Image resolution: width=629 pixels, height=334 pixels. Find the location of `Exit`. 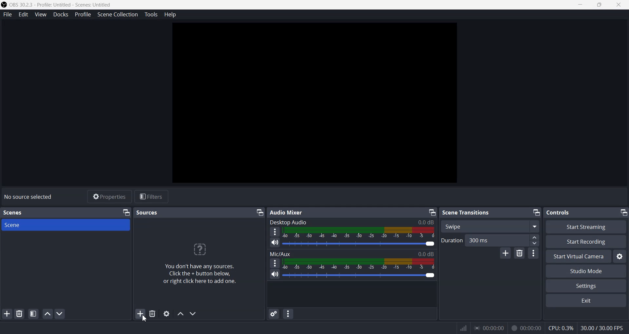

Exit is located at coordinates (587, 301).